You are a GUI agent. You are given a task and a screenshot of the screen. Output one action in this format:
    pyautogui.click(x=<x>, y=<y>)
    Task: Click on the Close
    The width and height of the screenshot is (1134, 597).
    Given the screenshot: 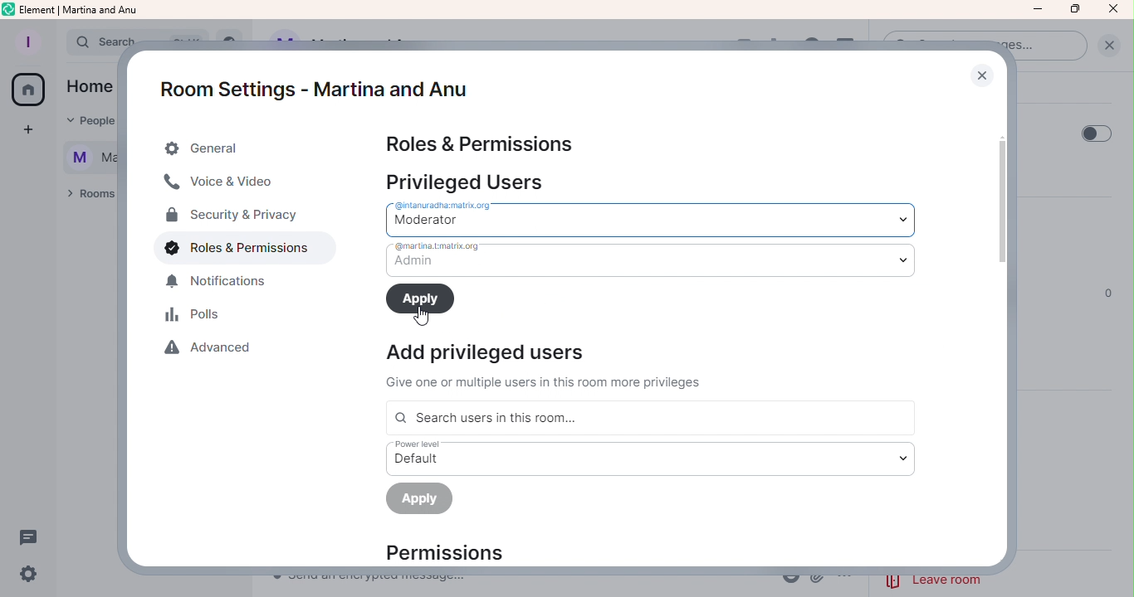 What is the action you would take?
    pyautogui.click(x=981, y=75)
    